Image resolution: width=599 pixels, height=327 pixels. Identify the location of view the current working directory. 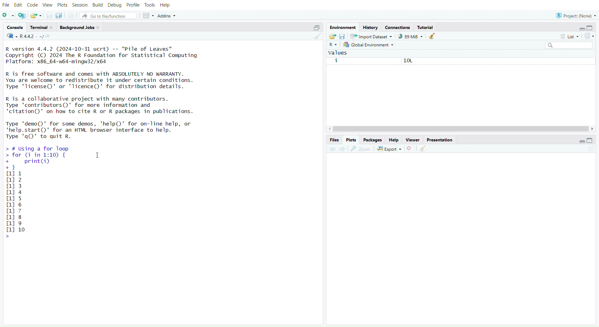
(48, 37).